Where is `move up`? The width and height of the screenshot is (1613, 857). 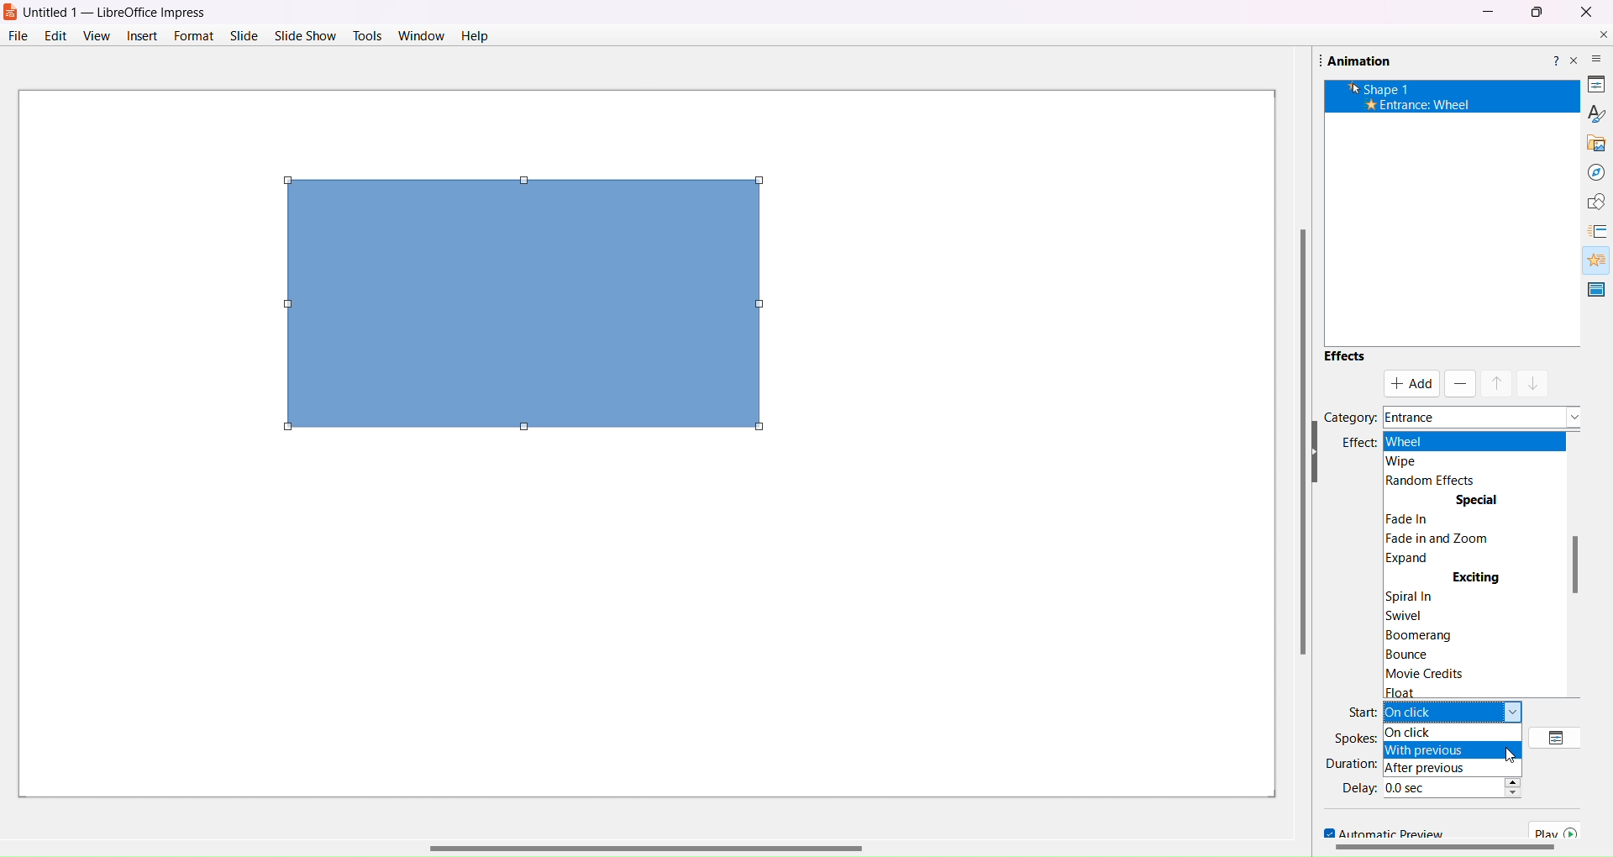 move up is located at coordinates (1497, 383).